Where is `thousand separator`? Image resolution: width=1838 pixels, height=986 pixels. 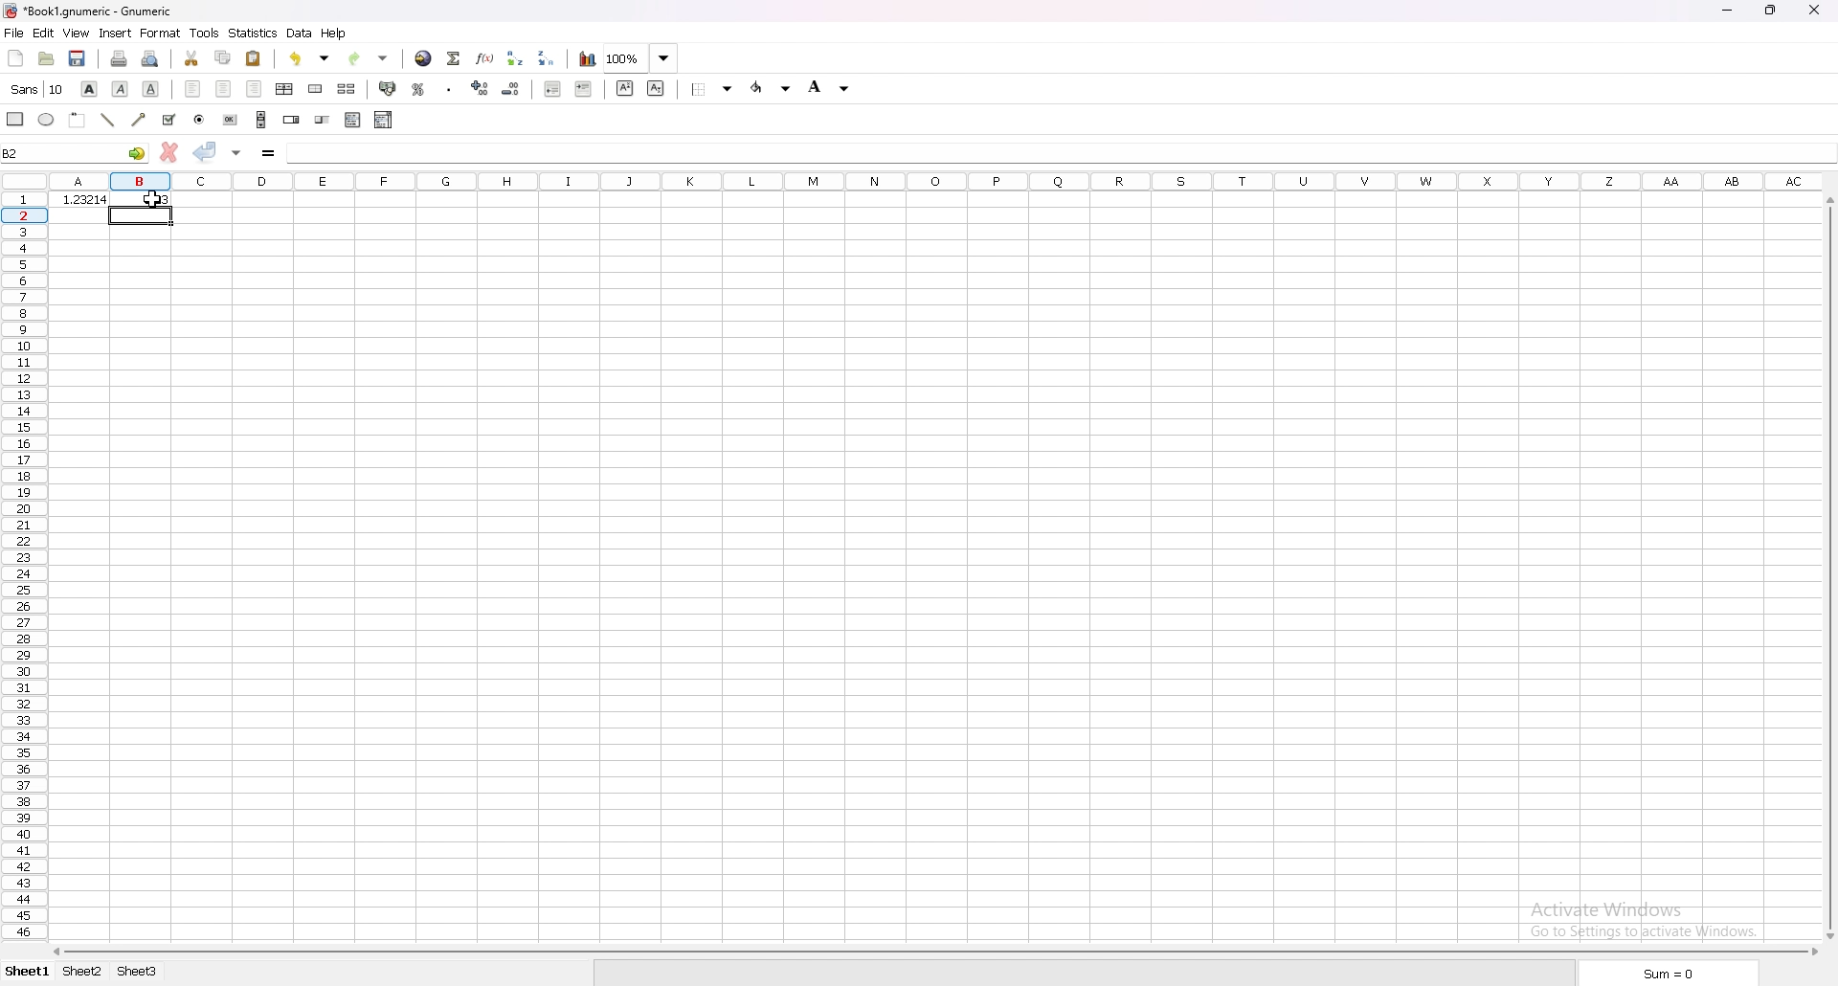
thousand separator is located at coordinates (450, 87).